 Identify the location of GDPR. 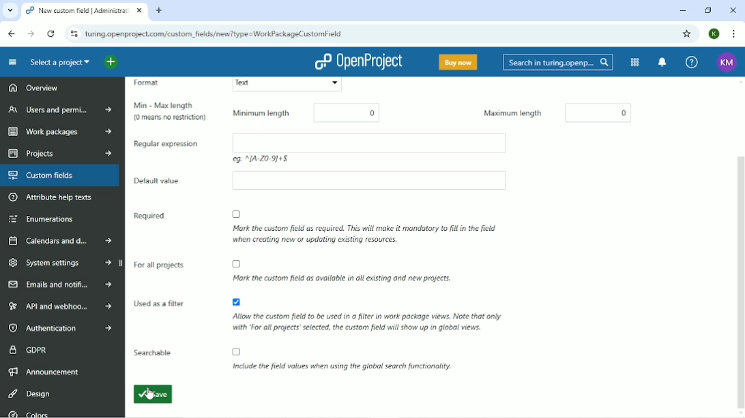
(29, 349).